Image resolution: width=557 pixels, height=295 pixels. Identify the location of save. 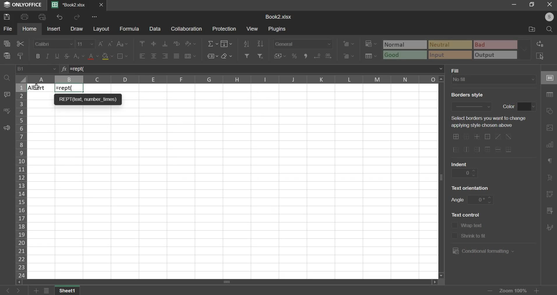
(7, 17).